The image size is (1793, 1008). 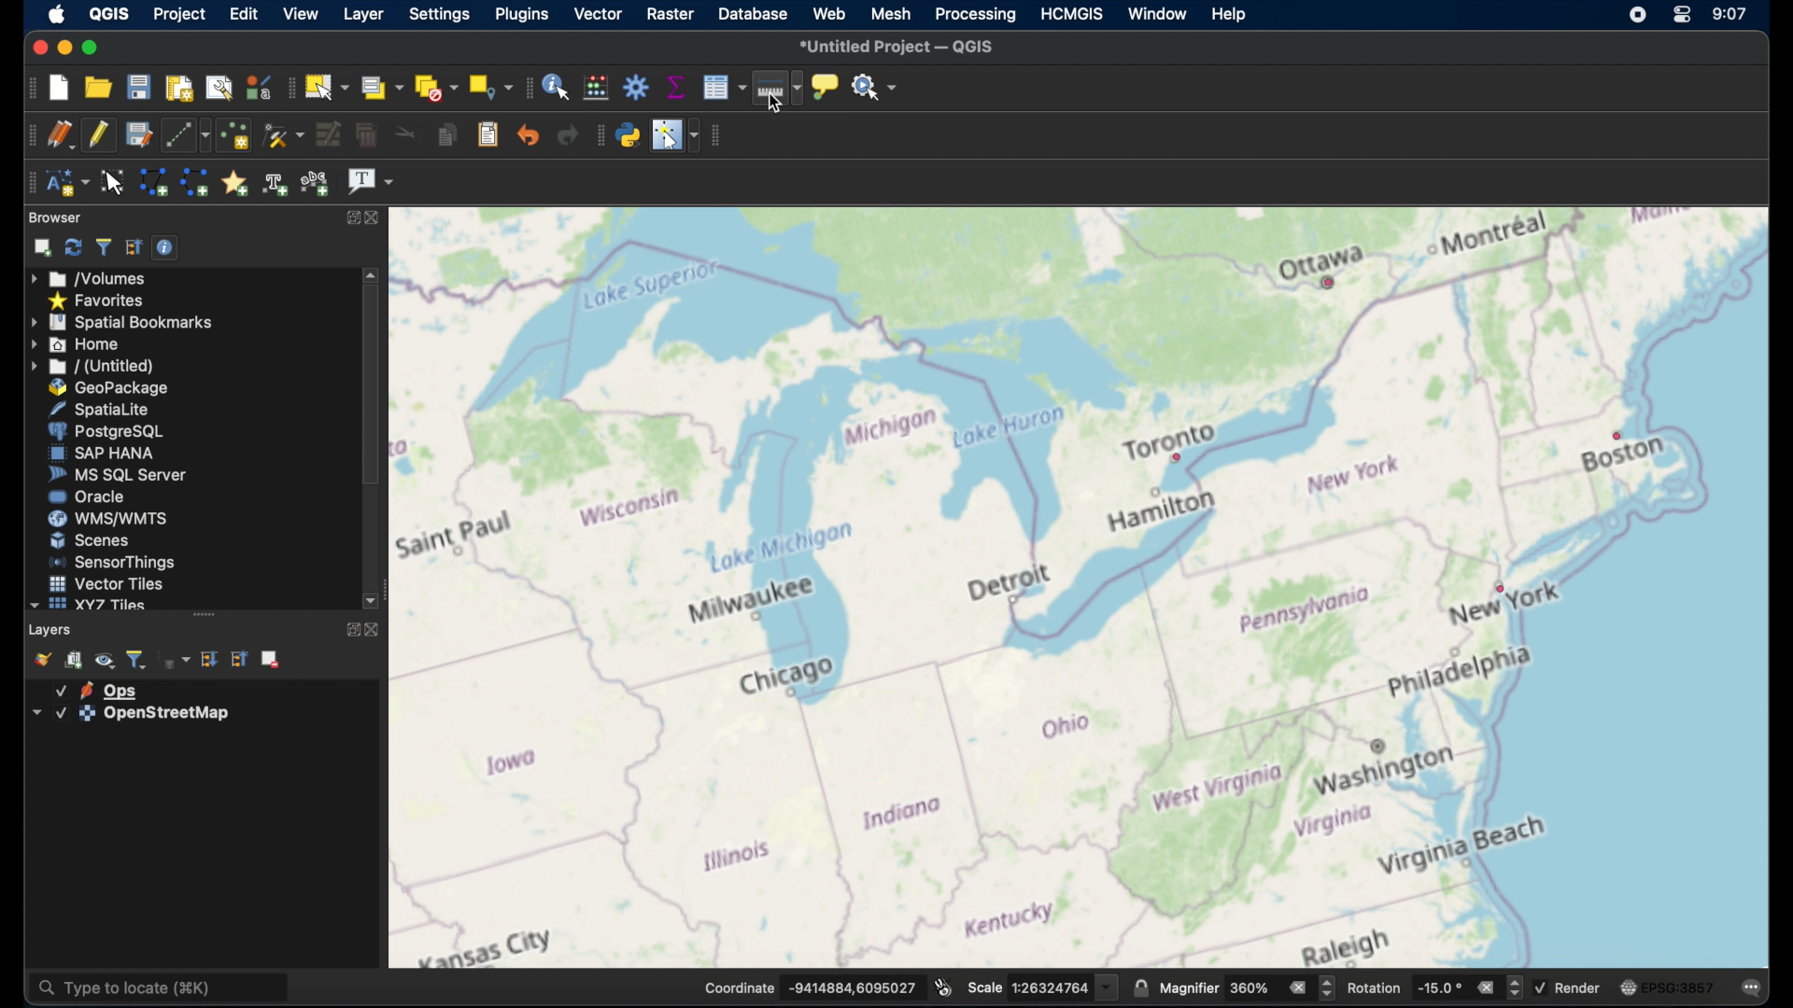 I want to click on no action selected, so click(x=875, y=85).